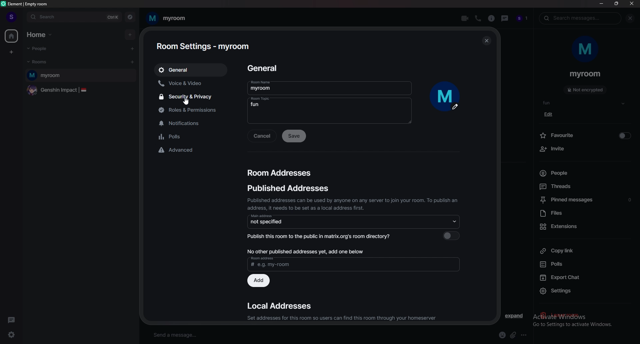 The height and width of the screenshot is (344, 640). I want to click on No other published addresses yet, add one below, so click(306, 251).